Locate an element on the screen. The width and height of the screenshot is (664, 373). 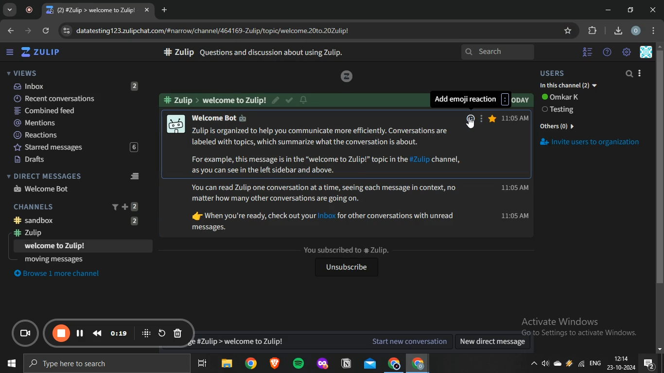
restore window is located at coordinates (631, 10).